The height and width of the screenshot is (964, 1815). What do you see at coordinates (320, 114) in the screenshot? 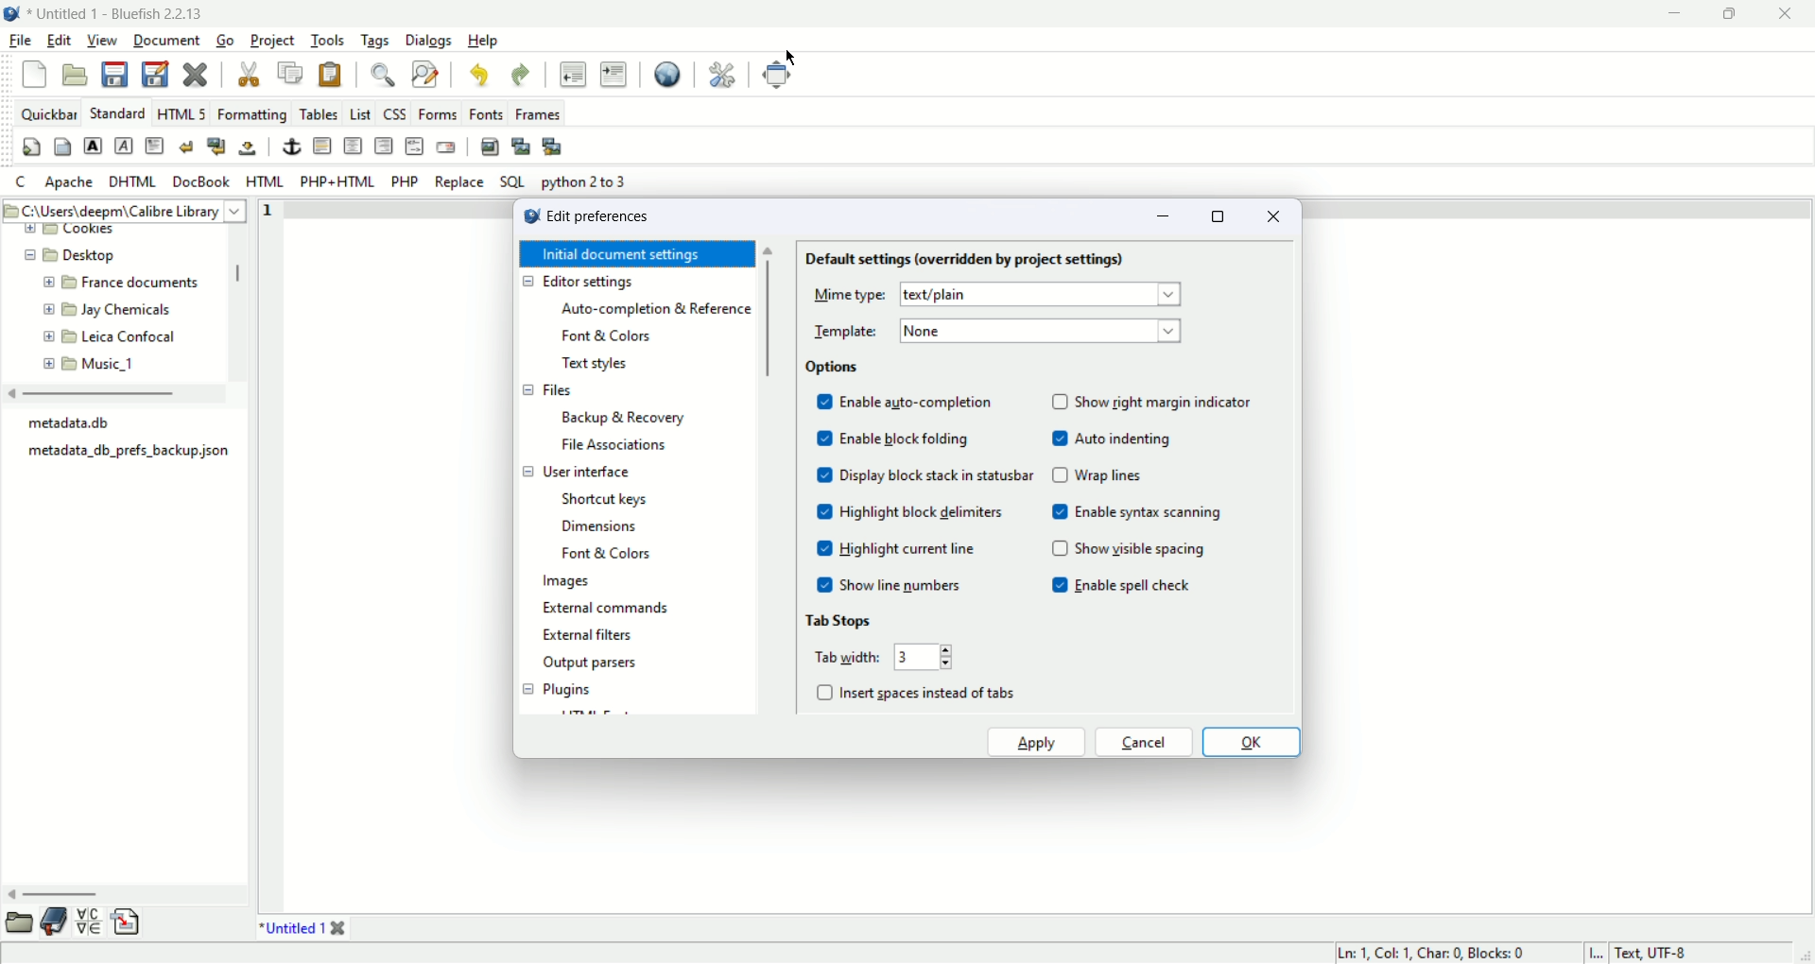
I see `tables` at bounding box center [320, 114].